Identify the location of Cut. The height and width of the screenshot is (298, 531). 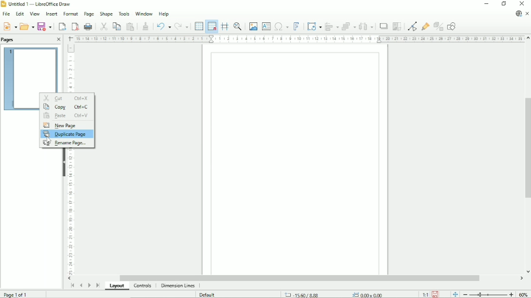
(66, 97).